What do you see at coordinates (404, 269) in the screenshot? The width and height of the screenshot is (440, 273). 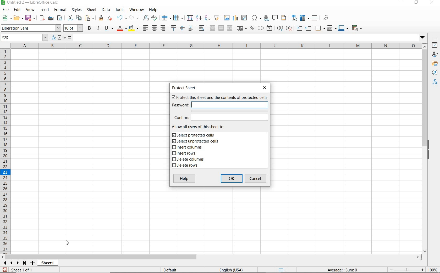 I see `zoom in or zoom out` at bounding box center [404, 269].